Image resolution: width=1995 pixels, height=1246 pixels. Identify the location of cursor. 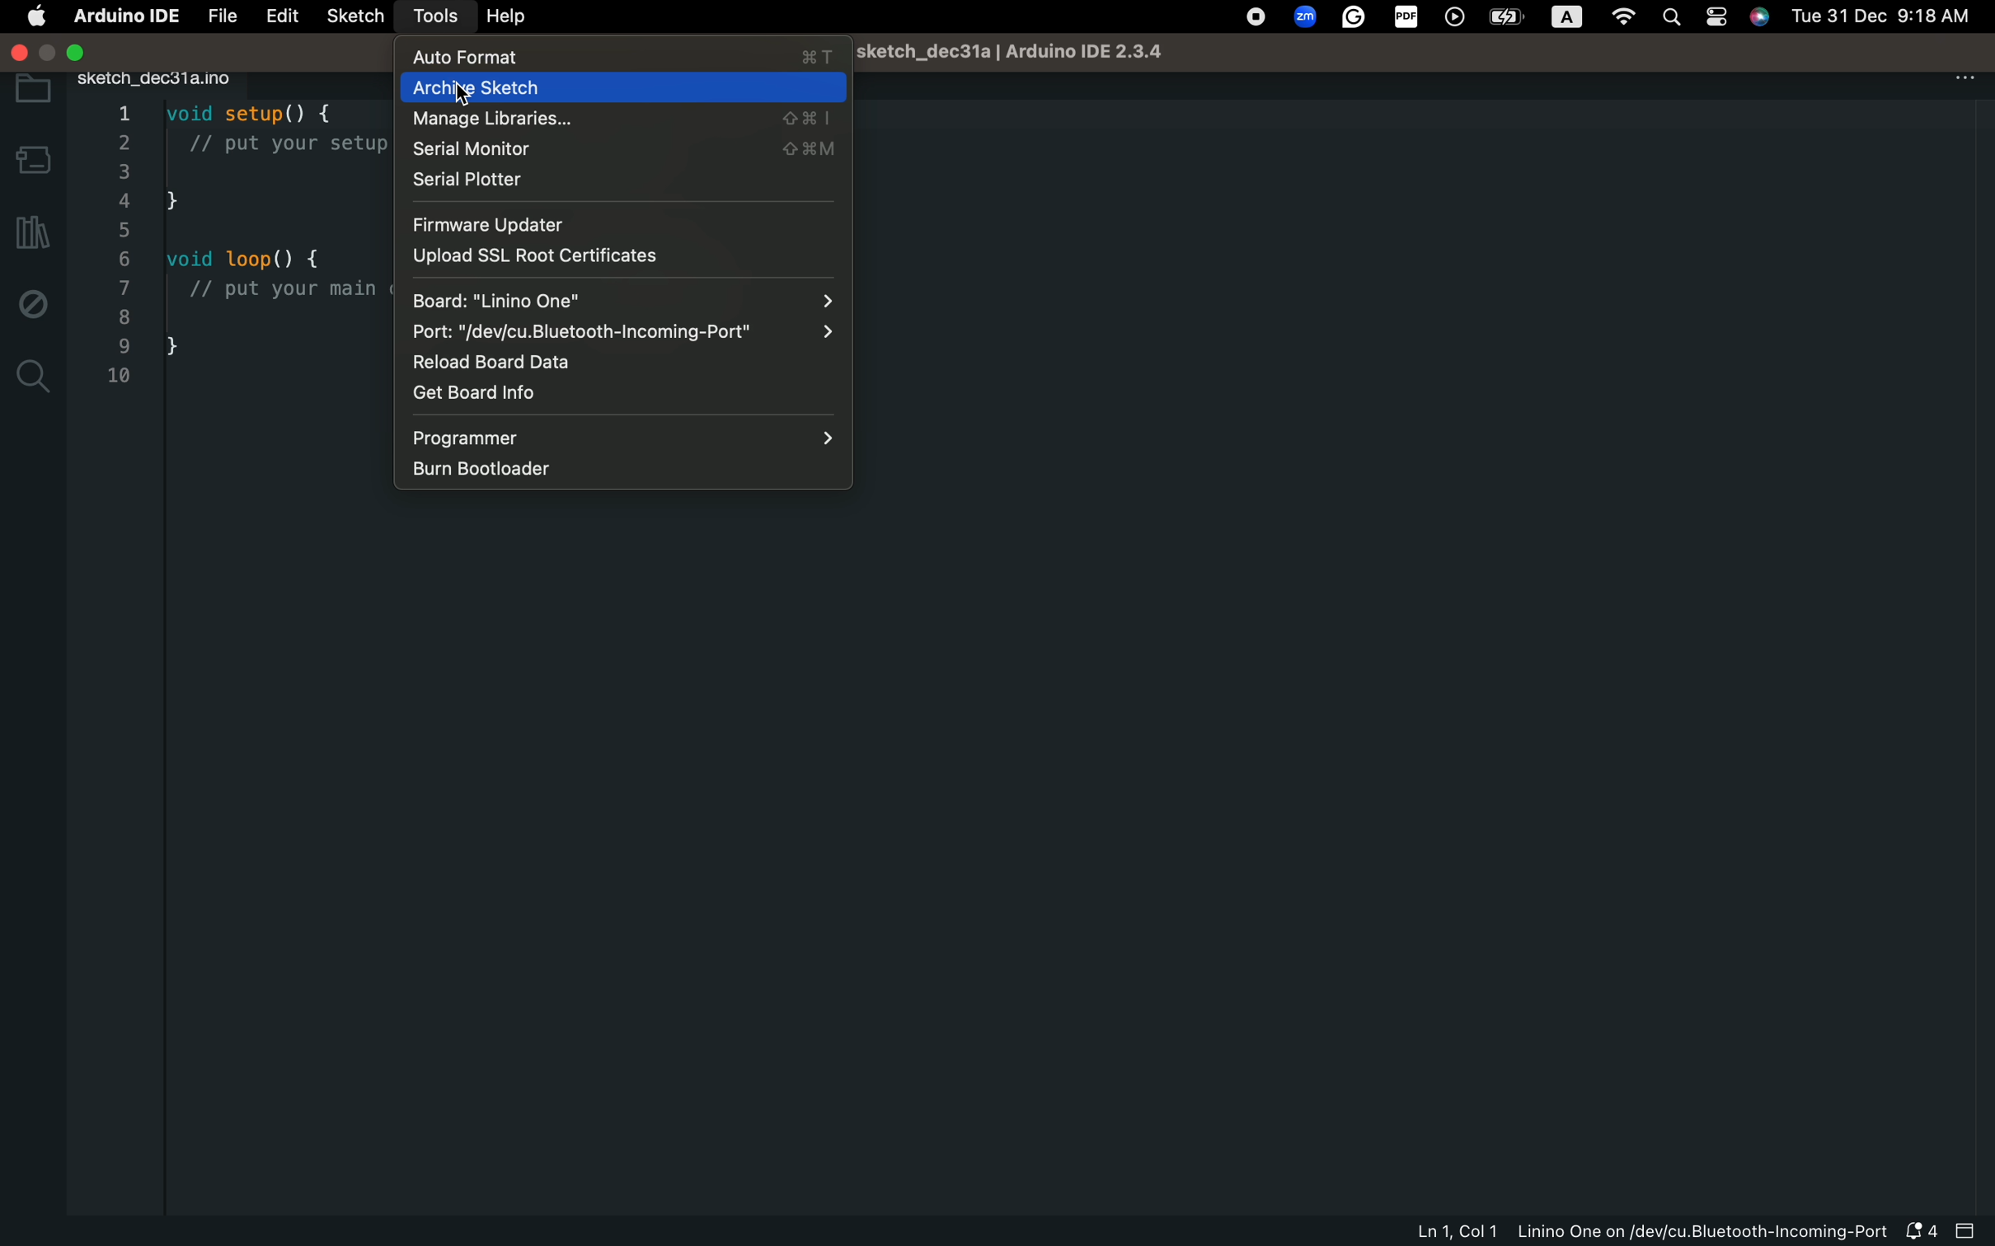
(467, 93).